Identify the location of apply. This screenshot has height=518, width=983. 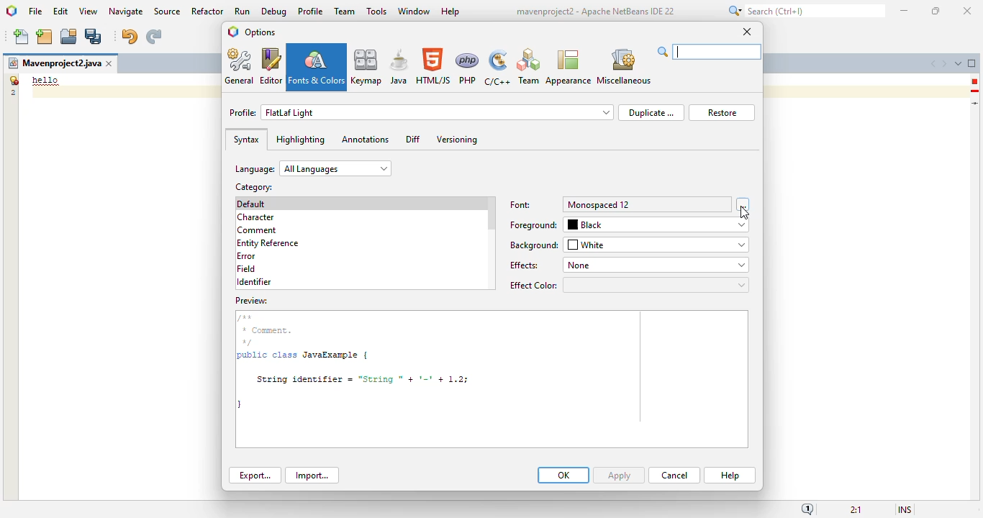
(619, 476).